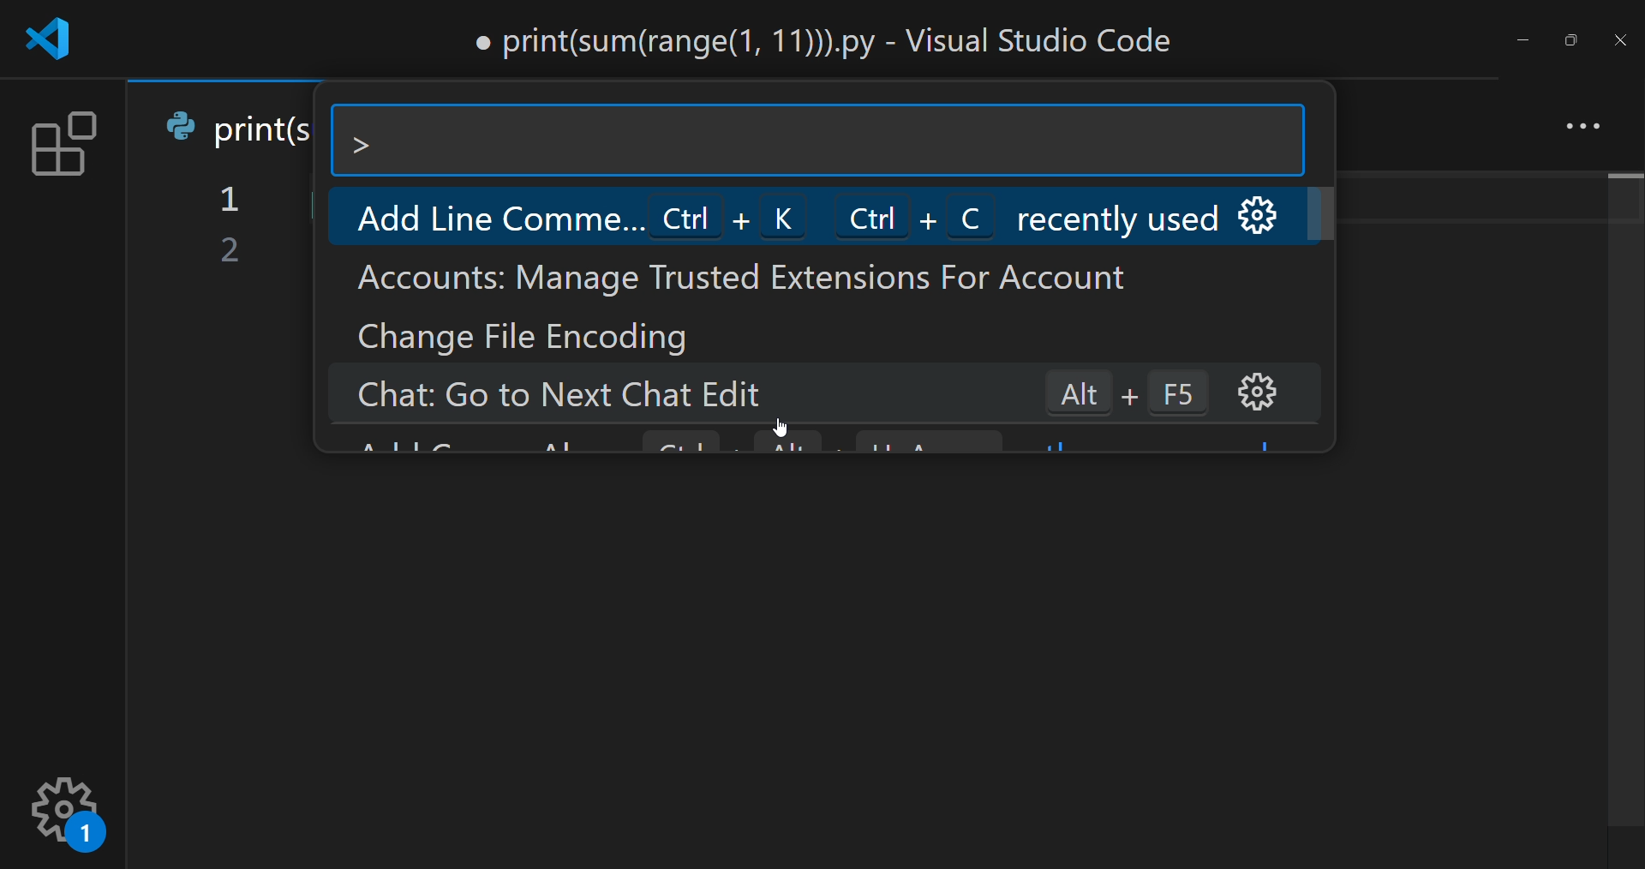 The height and width of the screenshot is (869, 1645). I want to click on Add Line Comme... Ctrl + K Ctrl + C recently used, so click(775, 214).